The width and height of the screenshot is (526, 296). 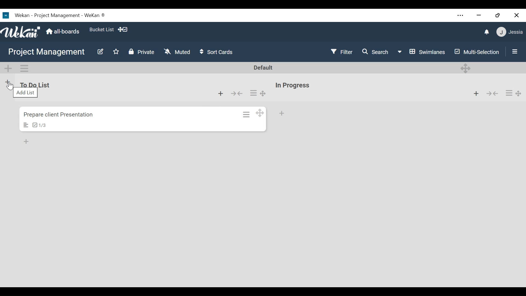 I want to click on Add List, so click(x=8, y=82).